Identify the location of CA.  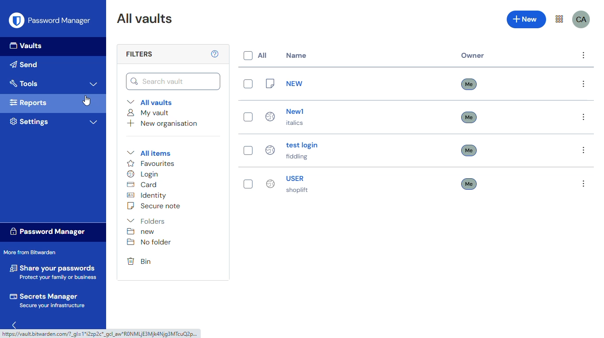
(582, 19).